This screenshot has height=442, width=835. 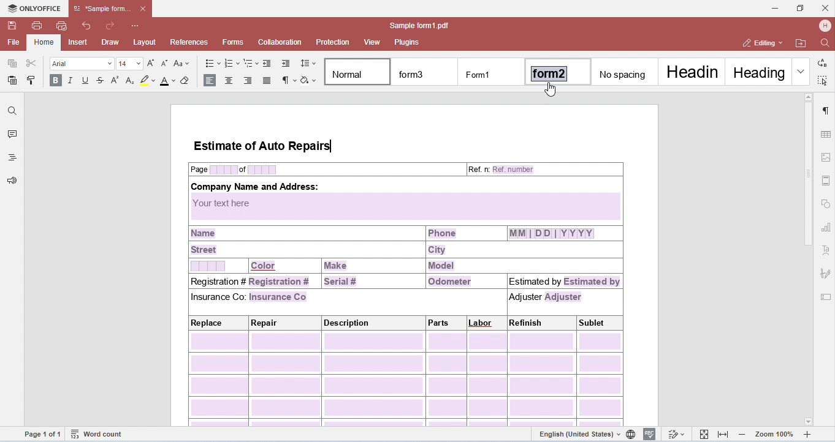 I want to click on decrement font size, so click(x=165, y=64).